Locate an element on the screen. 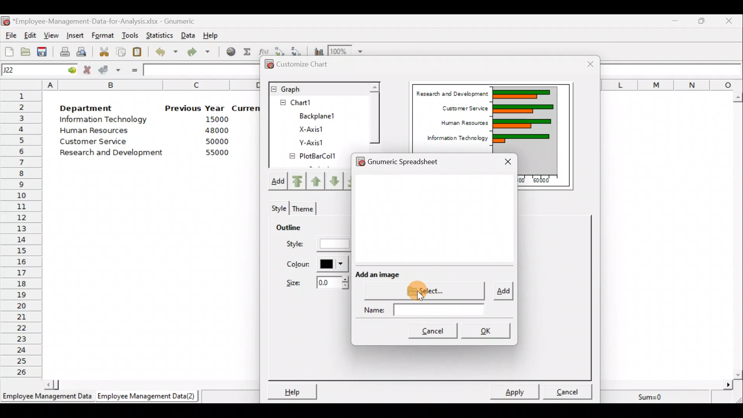 This screenshot has height=418, width=743. Employee Management Data (2) is located at coordinates (148, 396).